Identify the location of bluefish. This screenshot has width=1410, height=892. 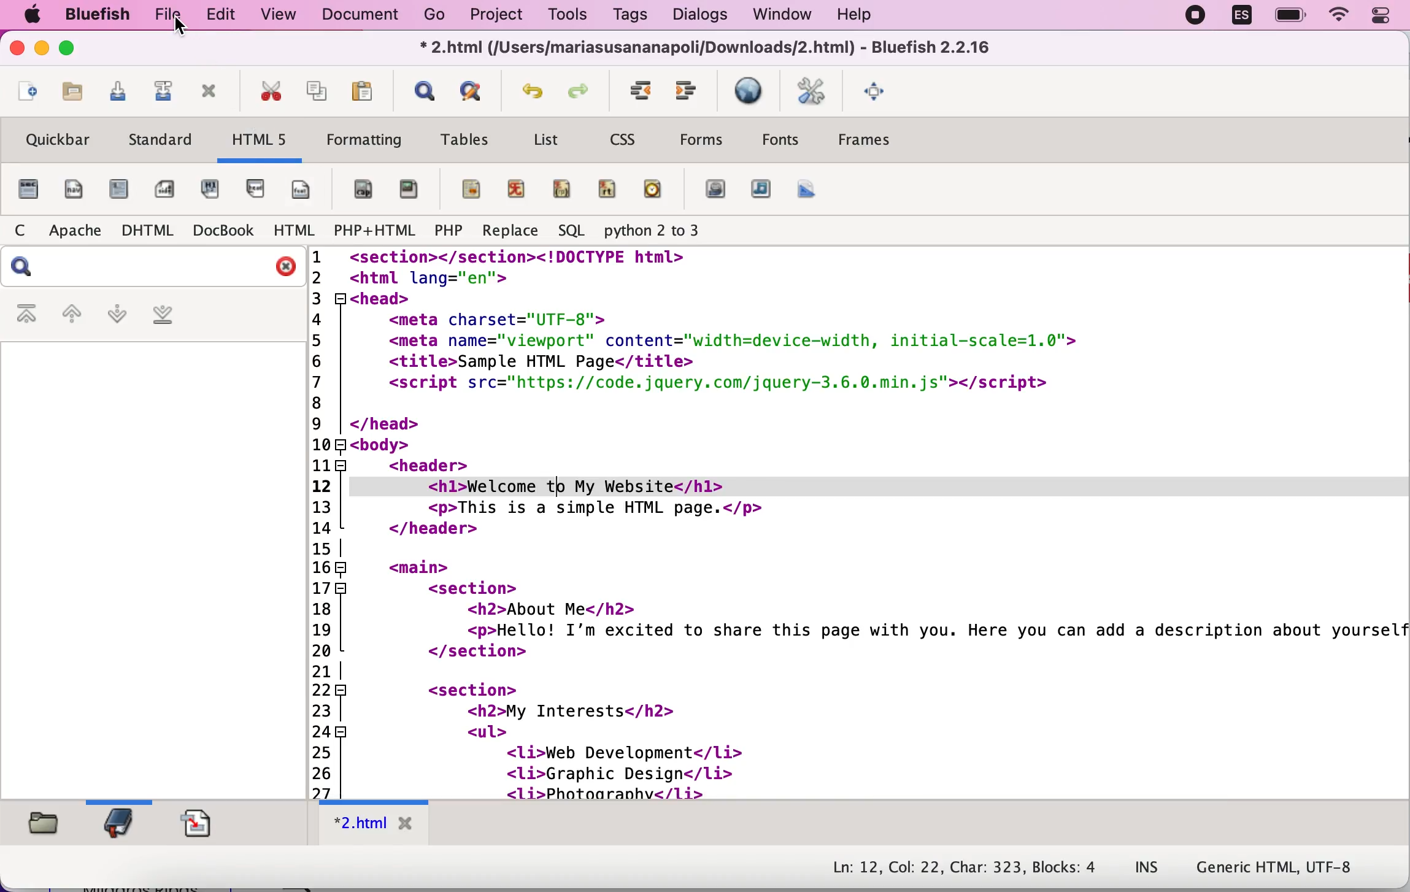
(93, 16).